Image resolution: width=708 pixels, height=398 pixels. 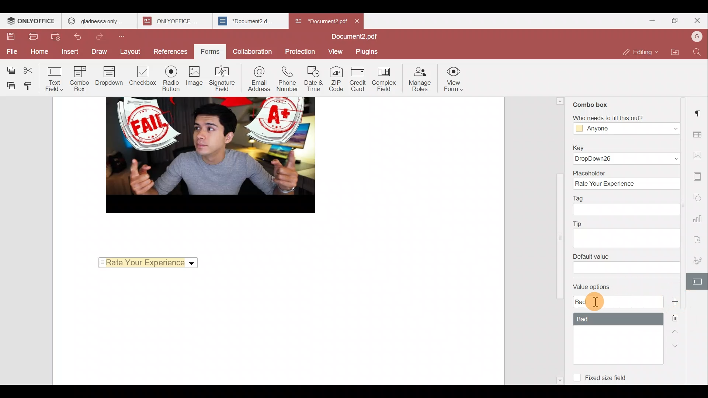 I want to click on Value options, so click(x=608, y=319).